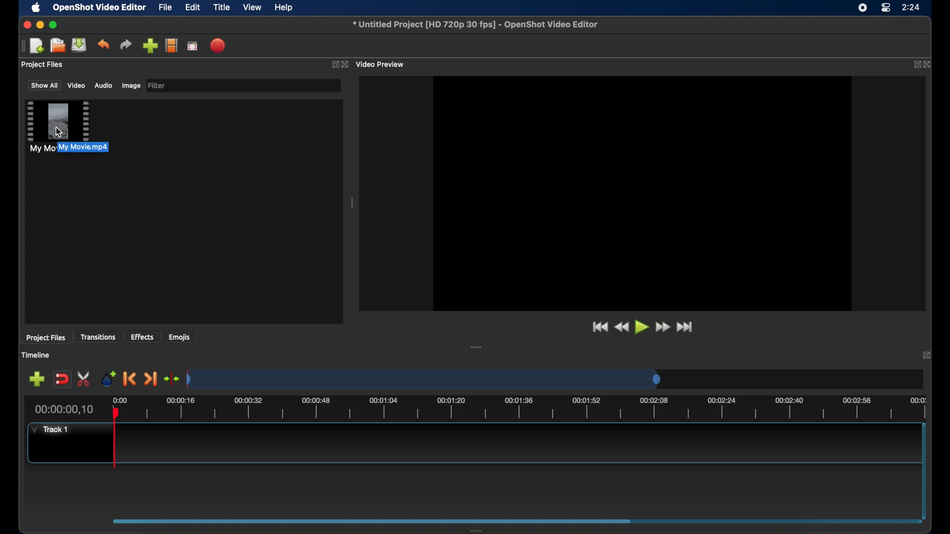  Describe the element at coordinates (46, 338) in the screenshot. I see `project files` at that location.